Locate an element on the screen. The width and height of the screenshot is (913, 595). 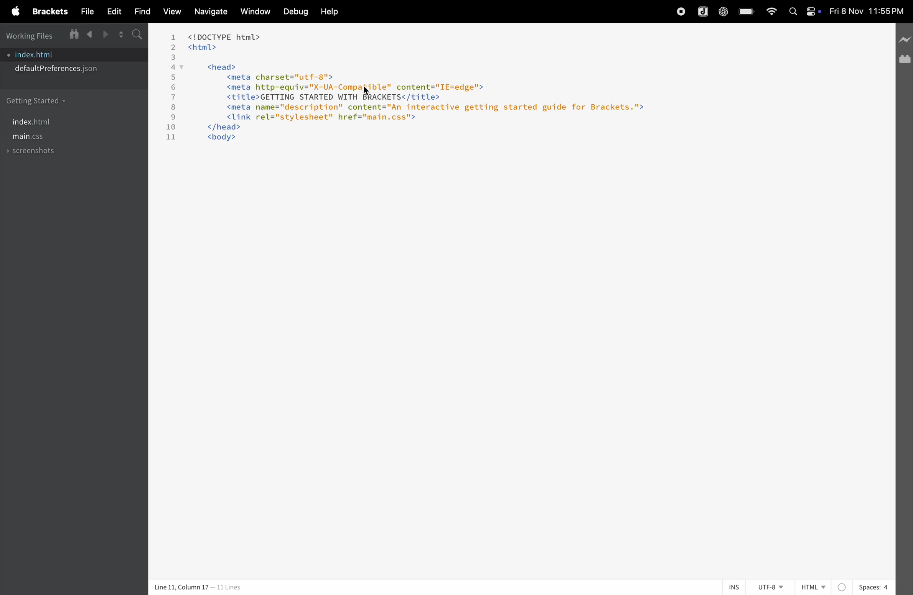
1 <!DOCTYPE html>2 <html>3 4 <head>5 <meta charset="utf-8">6 <meta http-equiv="X-UA-Compajible" content="IE=edge">7 <title>GETTING STARTED WITH Backers julie8 <meta name="description" content="An interactive getting started guide for Brackets.">9 <link rel="stylesheet" href="main.css">10 </head>11 <body> is located at coordinates (437, 95).